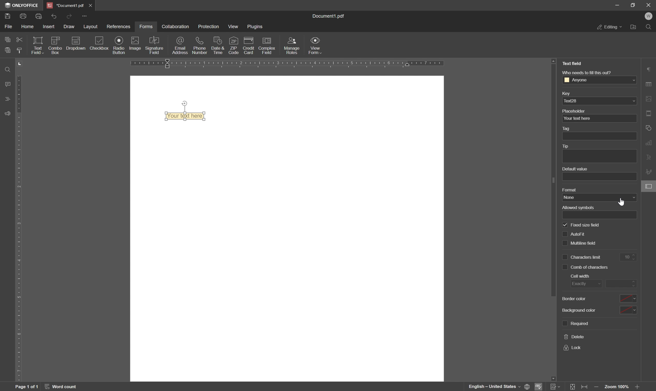 This screenshot has height=391, width=656. I want to click on minimize, so click(617, 5).